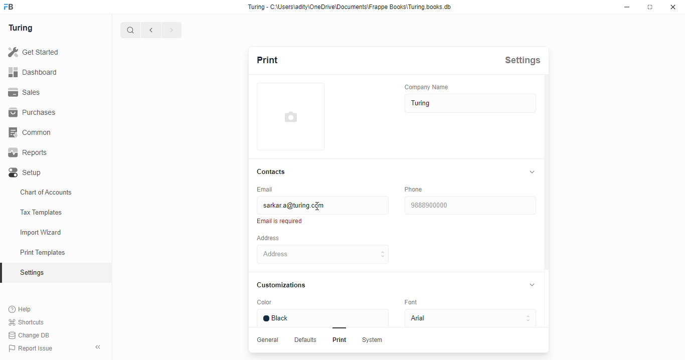 This screenshot has height=360, width=685. I want to click on Print, so click(337, 341).